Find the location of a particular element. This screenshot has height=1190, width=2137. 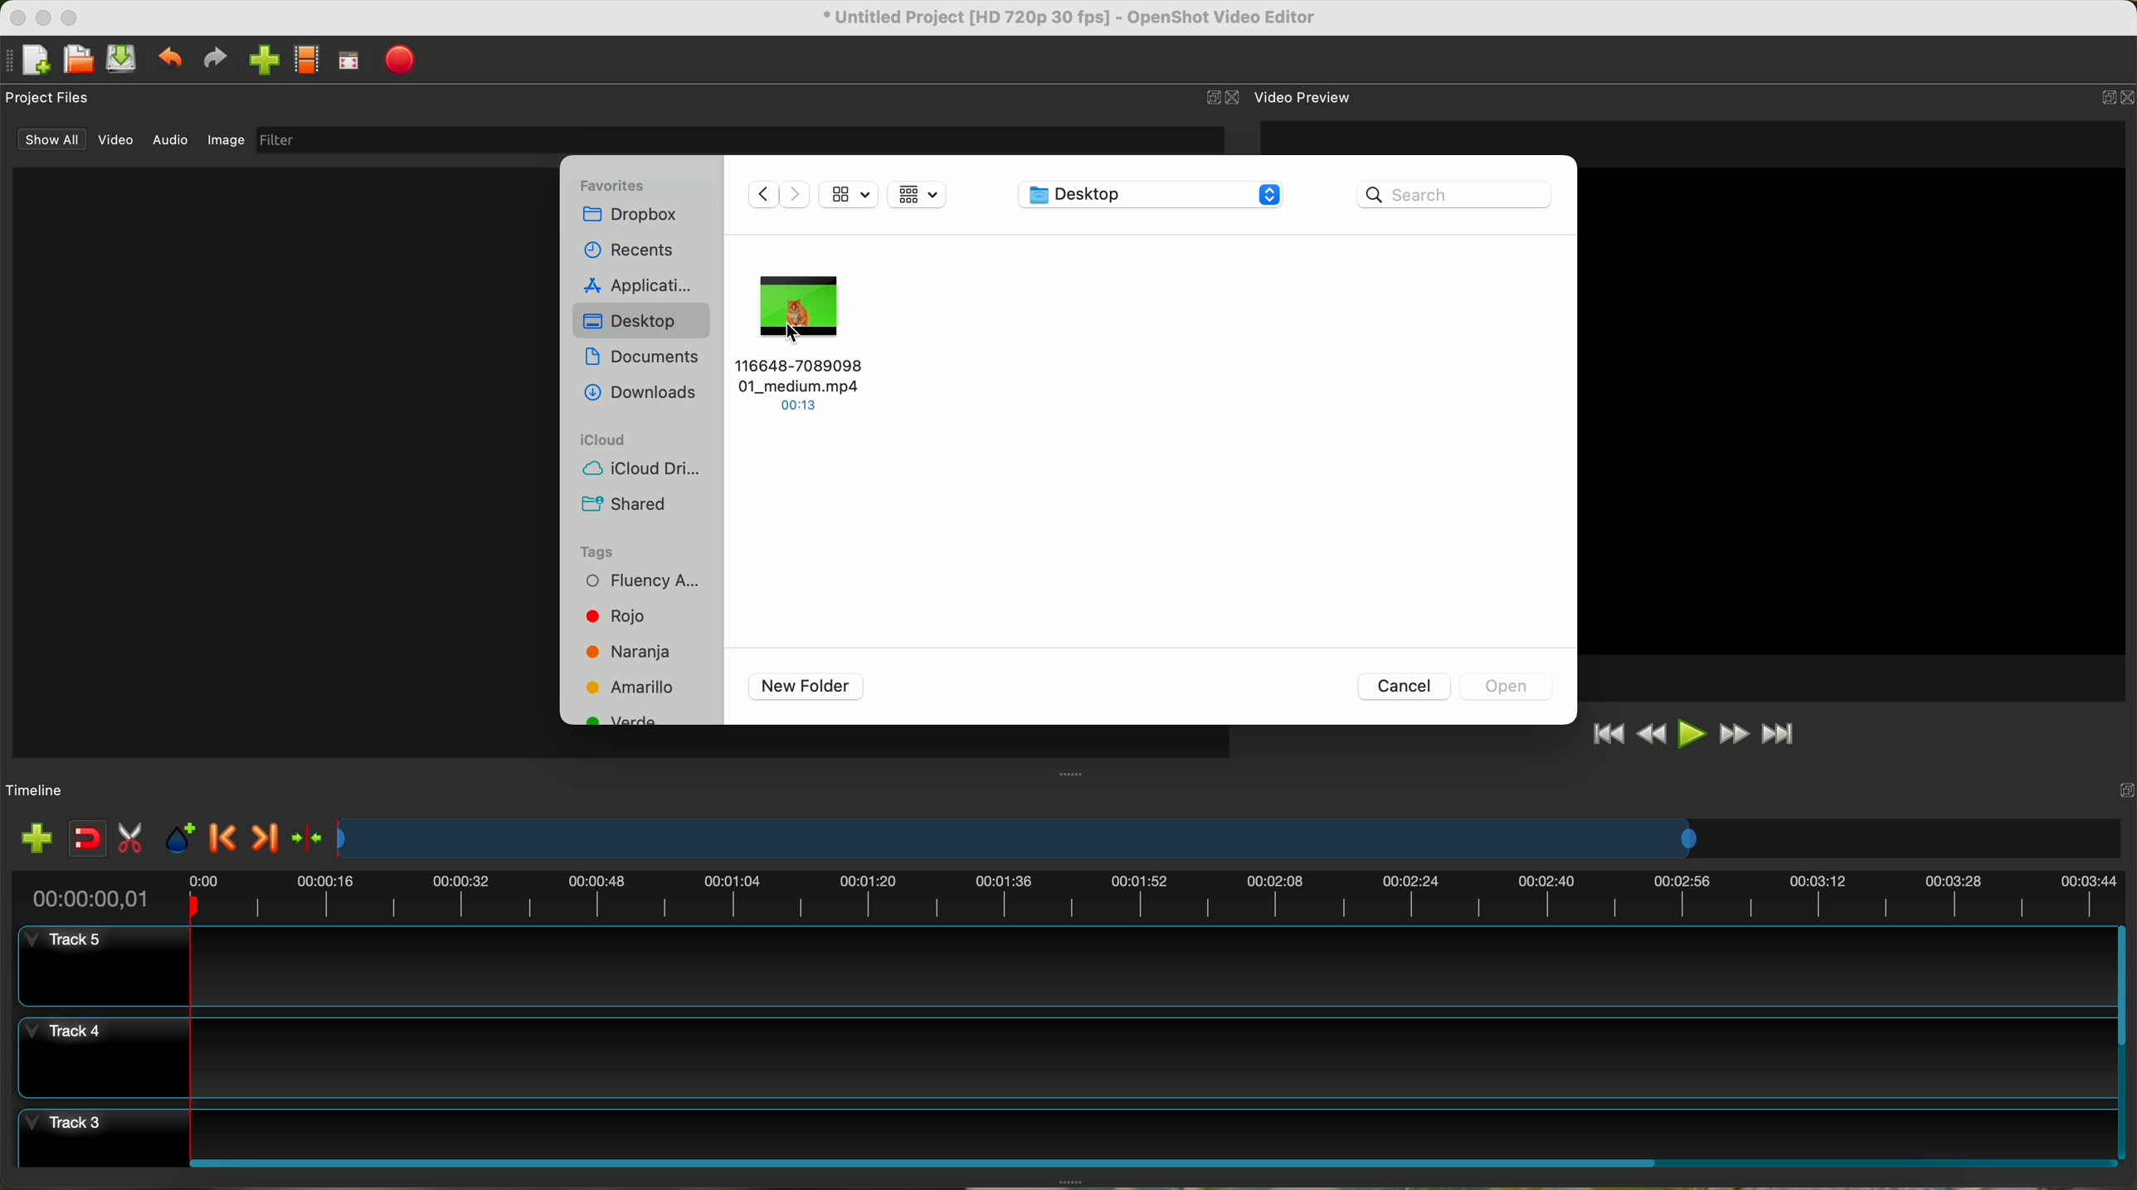

jump to end is located at coordinates (1780, 736).